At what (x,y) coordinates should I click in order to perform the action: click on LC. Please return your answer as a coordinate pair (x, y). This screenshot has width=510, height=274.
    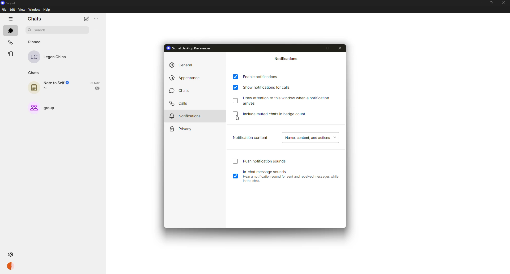
    Looking at the image, I should click on (33, 57).